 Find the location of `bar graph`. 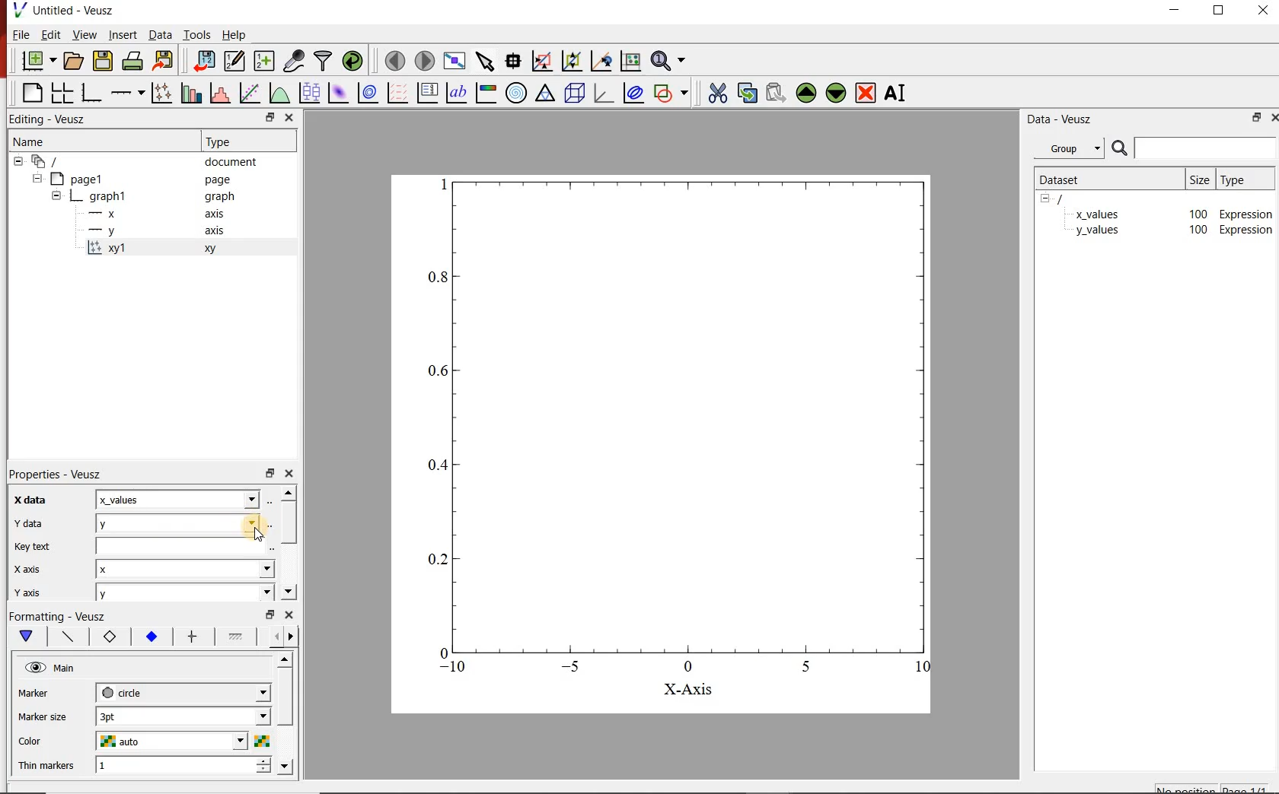

bar graph is located at coordinates (91, 94).